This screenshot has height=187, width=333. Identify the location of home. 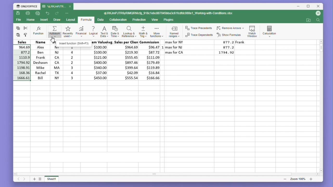
(30, 19).